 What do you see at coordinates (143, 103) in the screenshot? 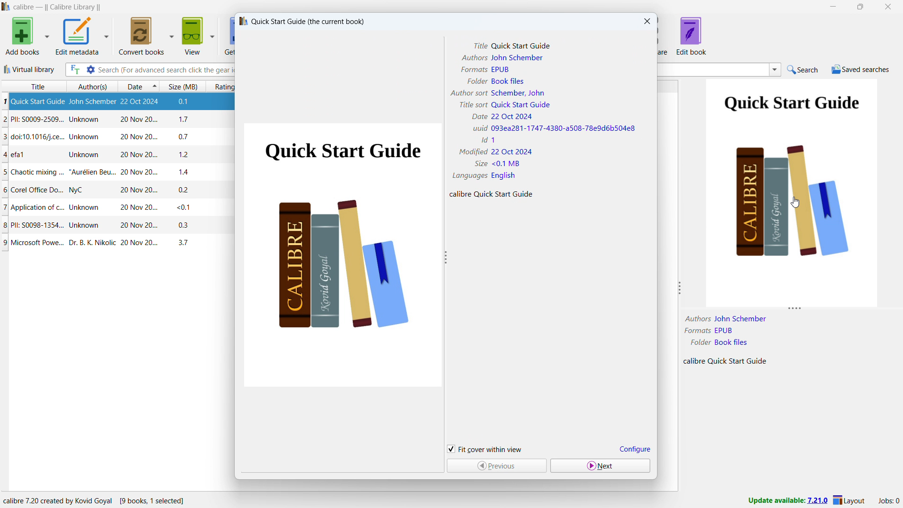
I see `22 Oct 2024` at bounding box center [143, 103].